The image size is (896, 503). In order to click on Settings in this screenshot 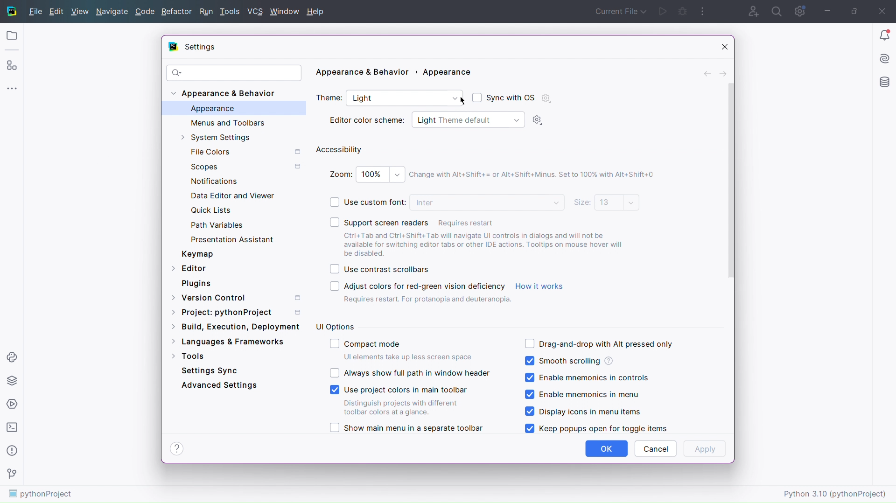, I will do `click(799, 10)`.